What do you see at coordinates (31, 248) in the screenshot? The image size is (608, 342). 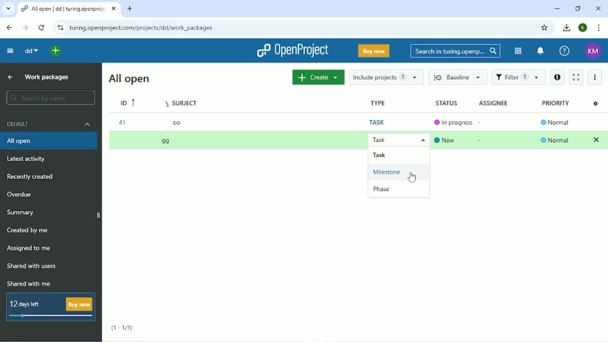 I see `Assigned to me` at bounding box center [31, 248].